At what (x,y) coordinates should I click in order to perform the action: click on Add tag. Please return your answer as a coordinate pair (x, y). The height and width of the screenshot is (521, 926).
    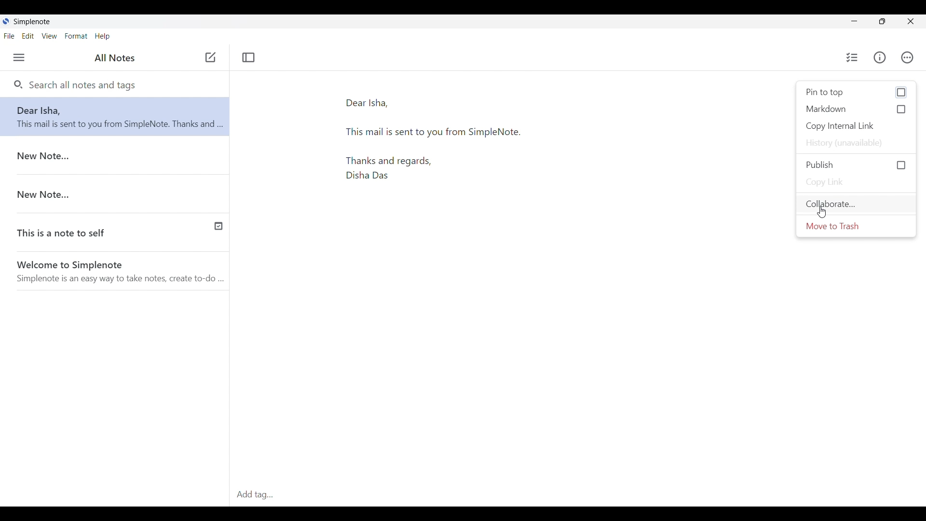
    Looking at the image, I should click on (575, 495).